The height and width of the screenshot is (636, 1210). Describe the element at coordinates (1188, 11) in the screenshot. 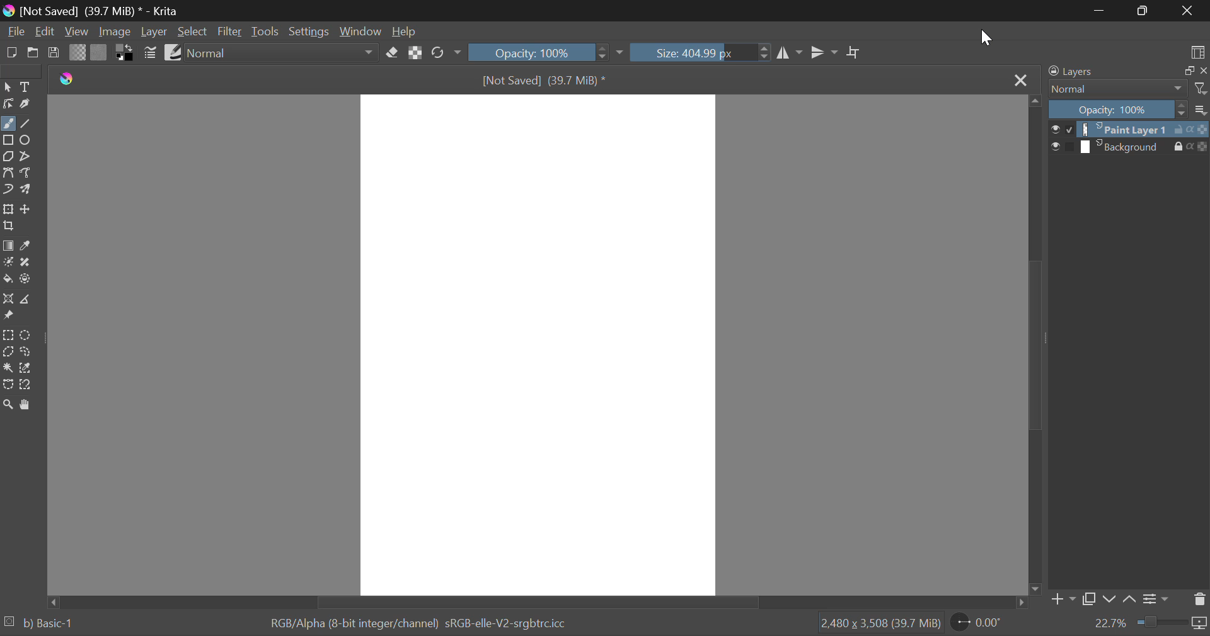

I see `Close` at that location.